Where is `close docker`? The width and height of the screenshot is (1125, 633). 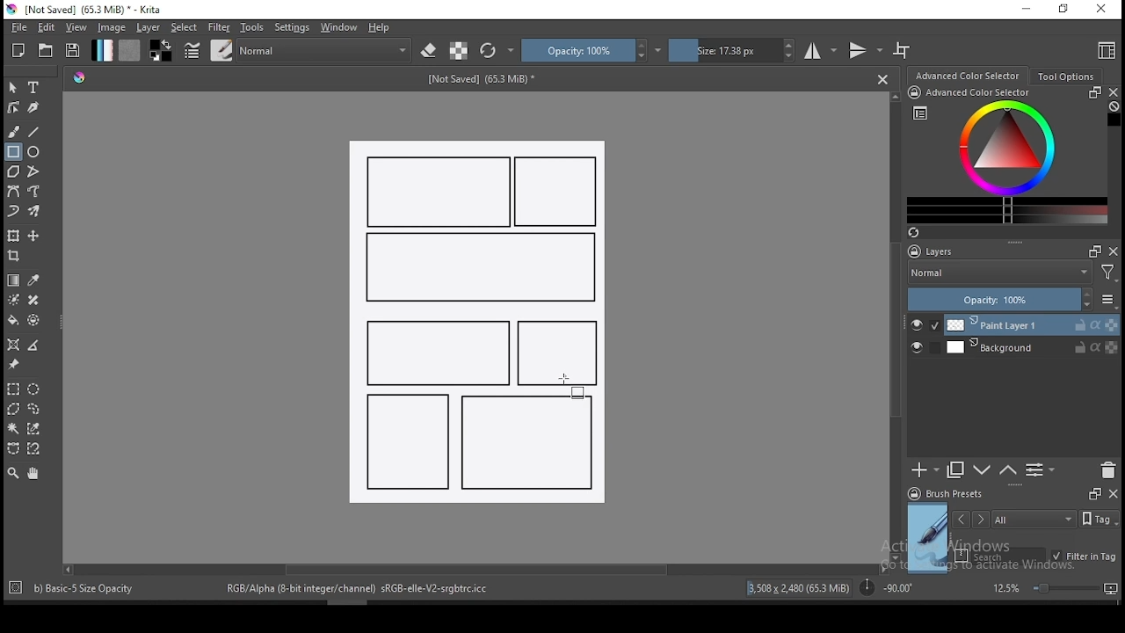 close docker is located at coordinates (1114, 251).